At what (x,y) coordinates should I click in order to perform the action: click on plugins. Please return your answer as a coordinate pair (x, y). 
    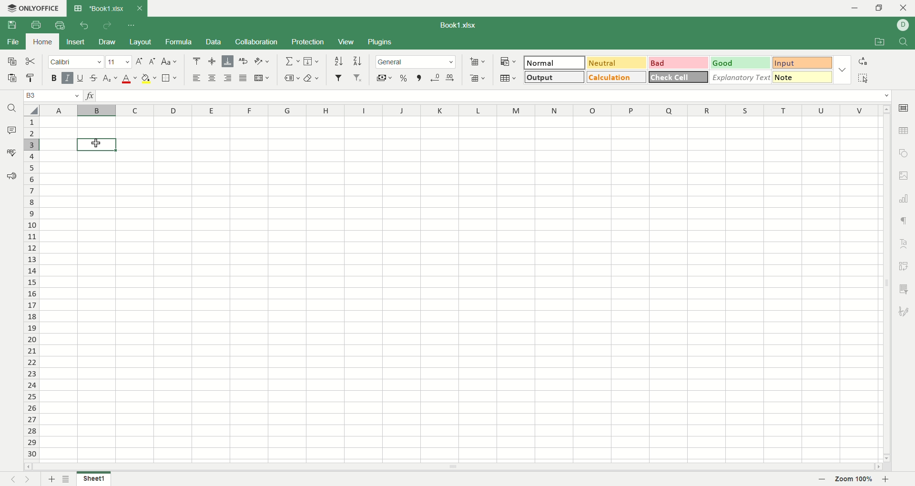
    Looking at the image, I should click on (380, 42).